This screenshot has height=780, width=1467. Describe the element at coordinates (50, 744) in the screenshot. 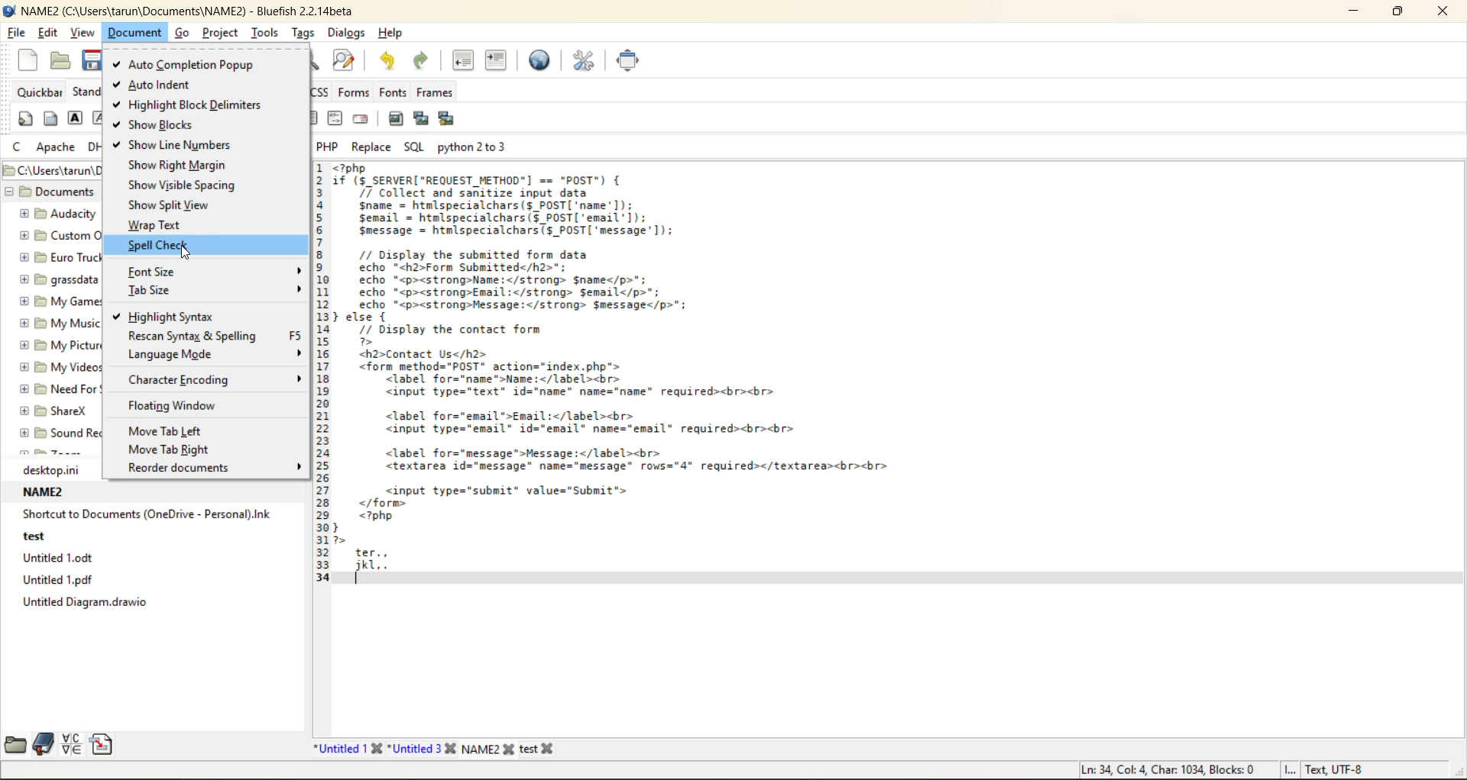

I see `bookmarks` at that location.